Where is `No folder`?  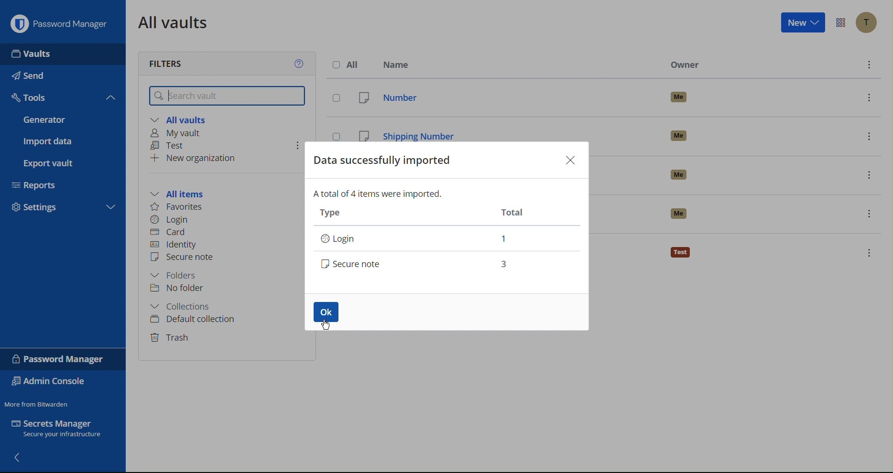 No folder is located at coordinates (177, 290).